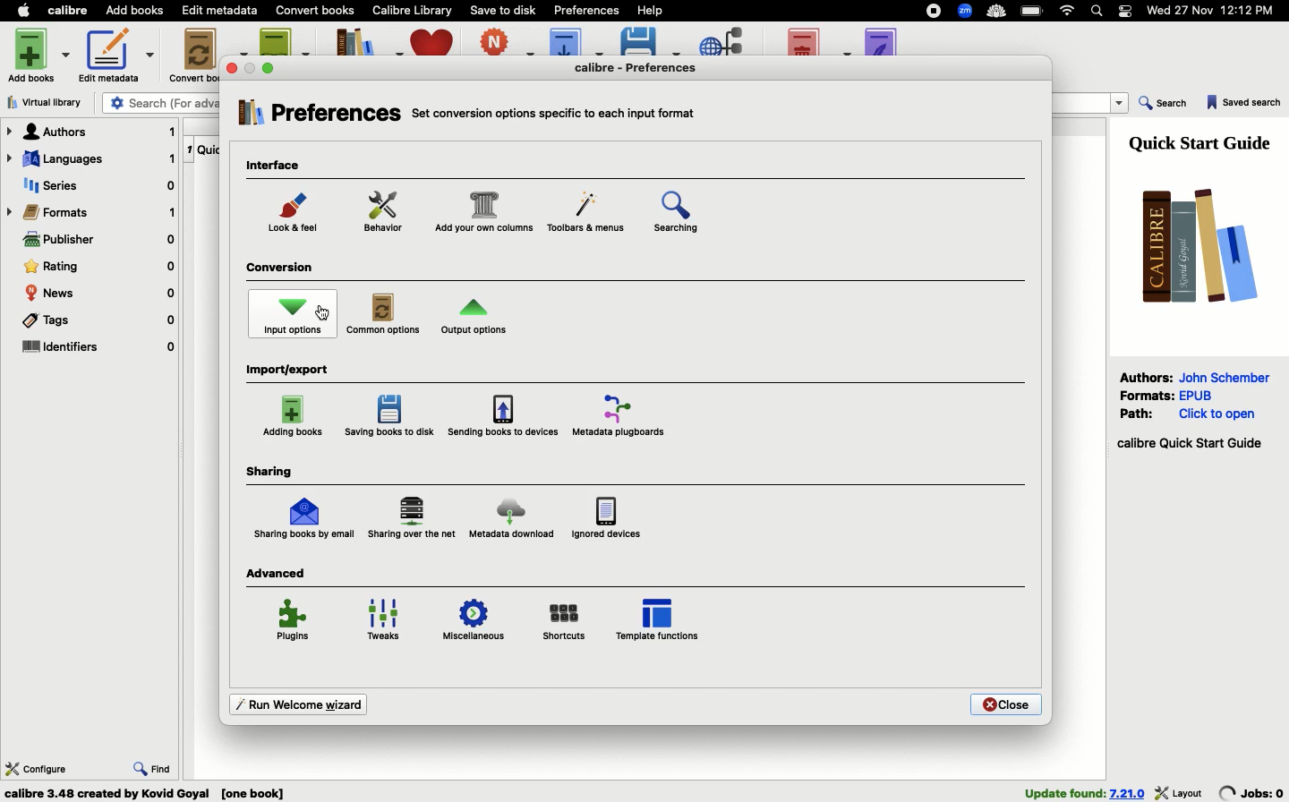 The width and height of the screenshot is (1289, 802). Describe the element at coordinates (1126, 11) in the screenshot. I see `Notification` at that location.